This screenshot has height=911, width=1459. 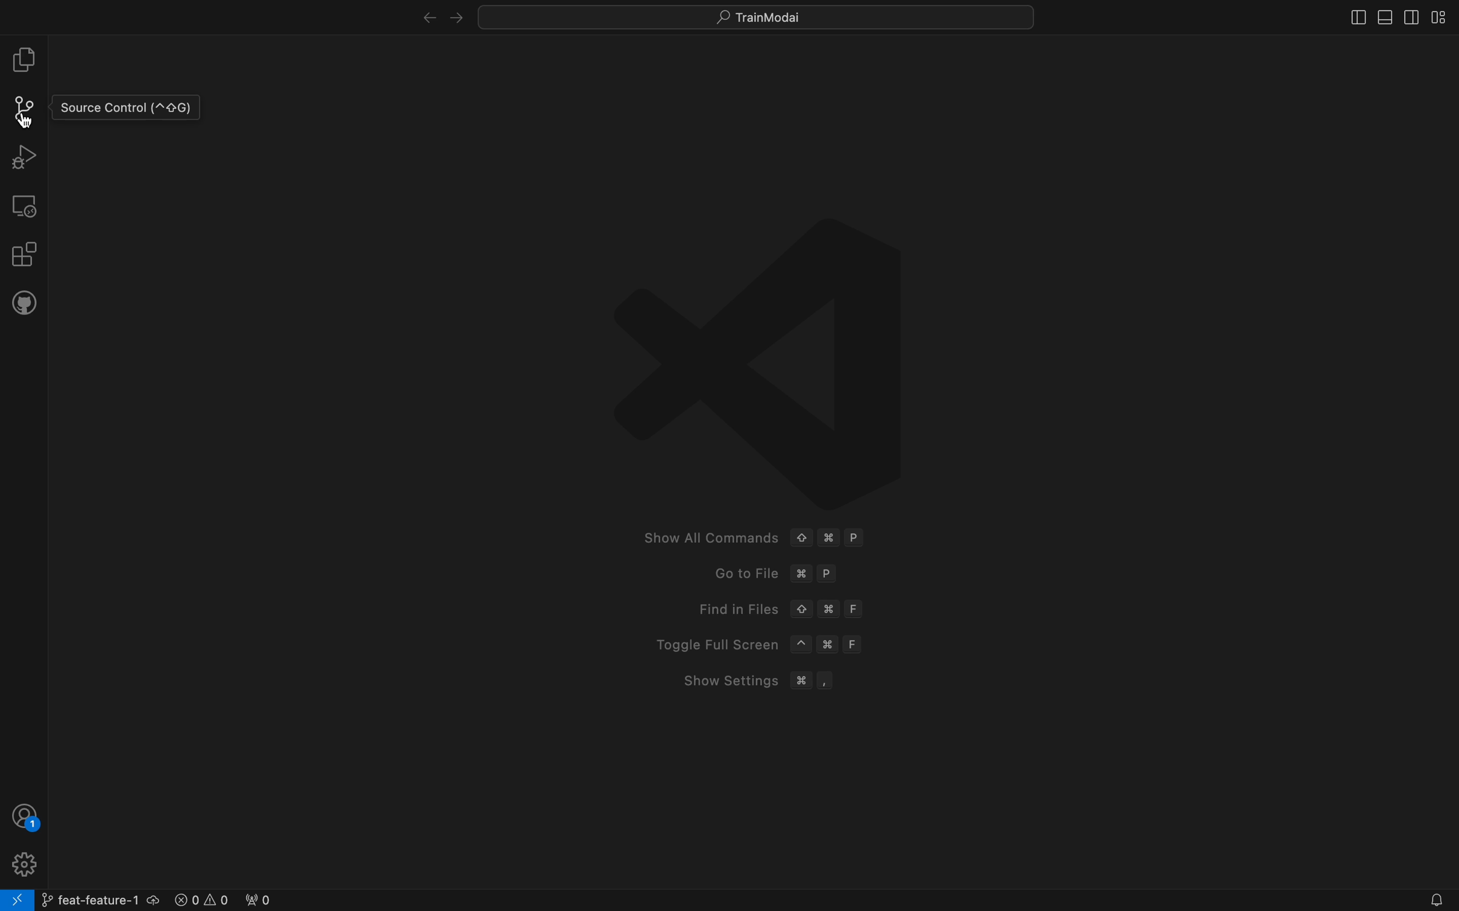 I want to click on extensions, so click(x=23, y=252).